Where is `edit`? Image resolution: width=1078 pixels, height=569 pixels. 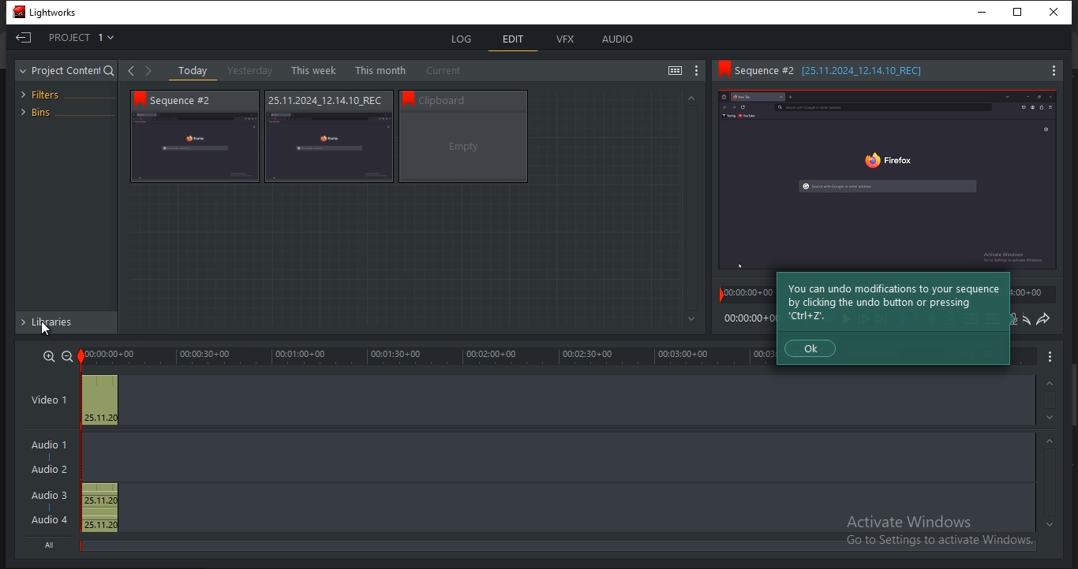
edit is located at coordinates (515, 38).